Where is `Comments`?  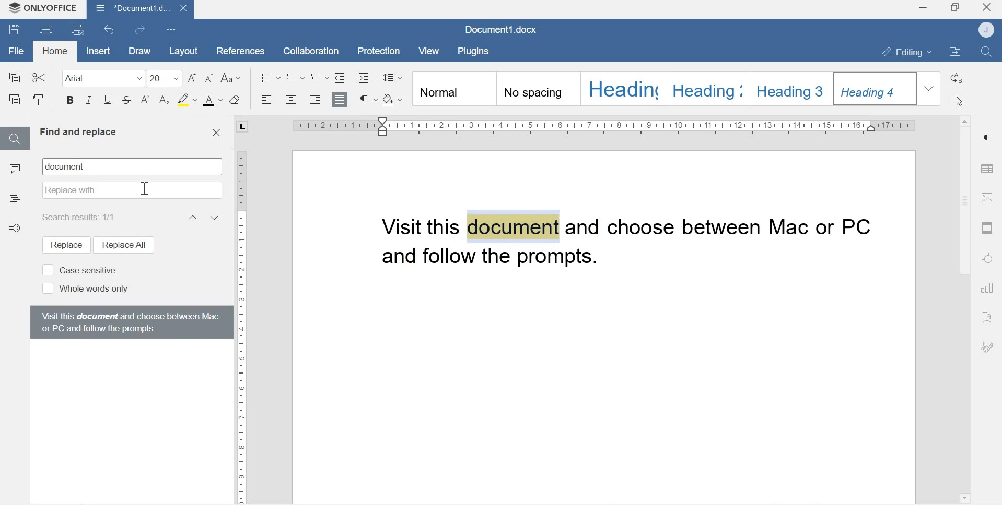
Comments is located at coordinates (15, 171).